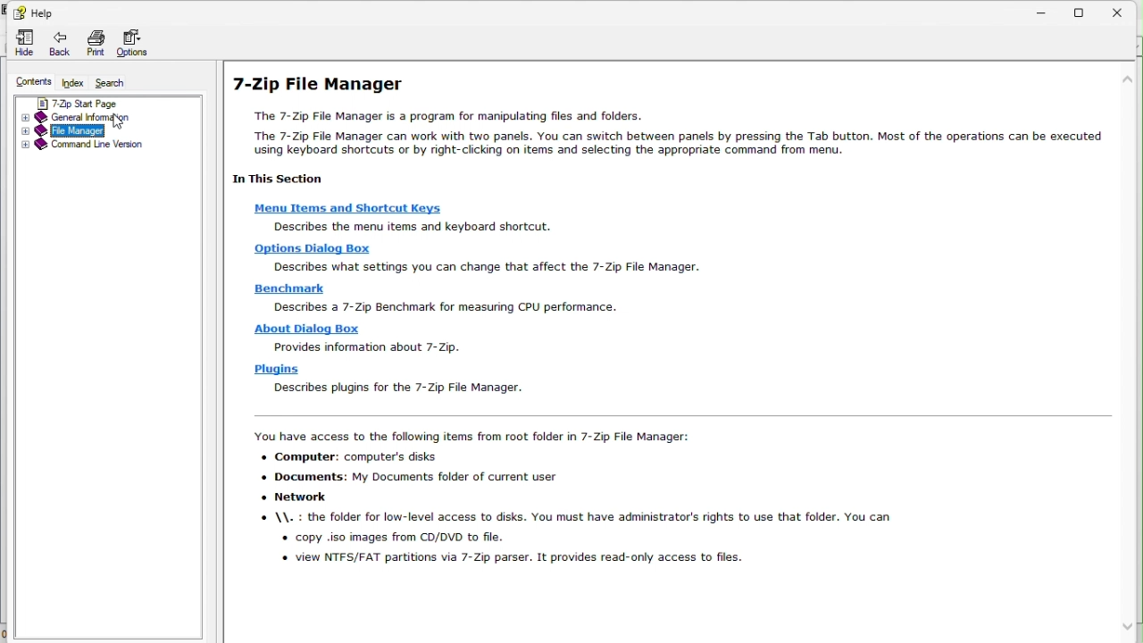  Describe the element at coordinates (446, 306) in the screenshot. I see `describe benchmark` at that location.